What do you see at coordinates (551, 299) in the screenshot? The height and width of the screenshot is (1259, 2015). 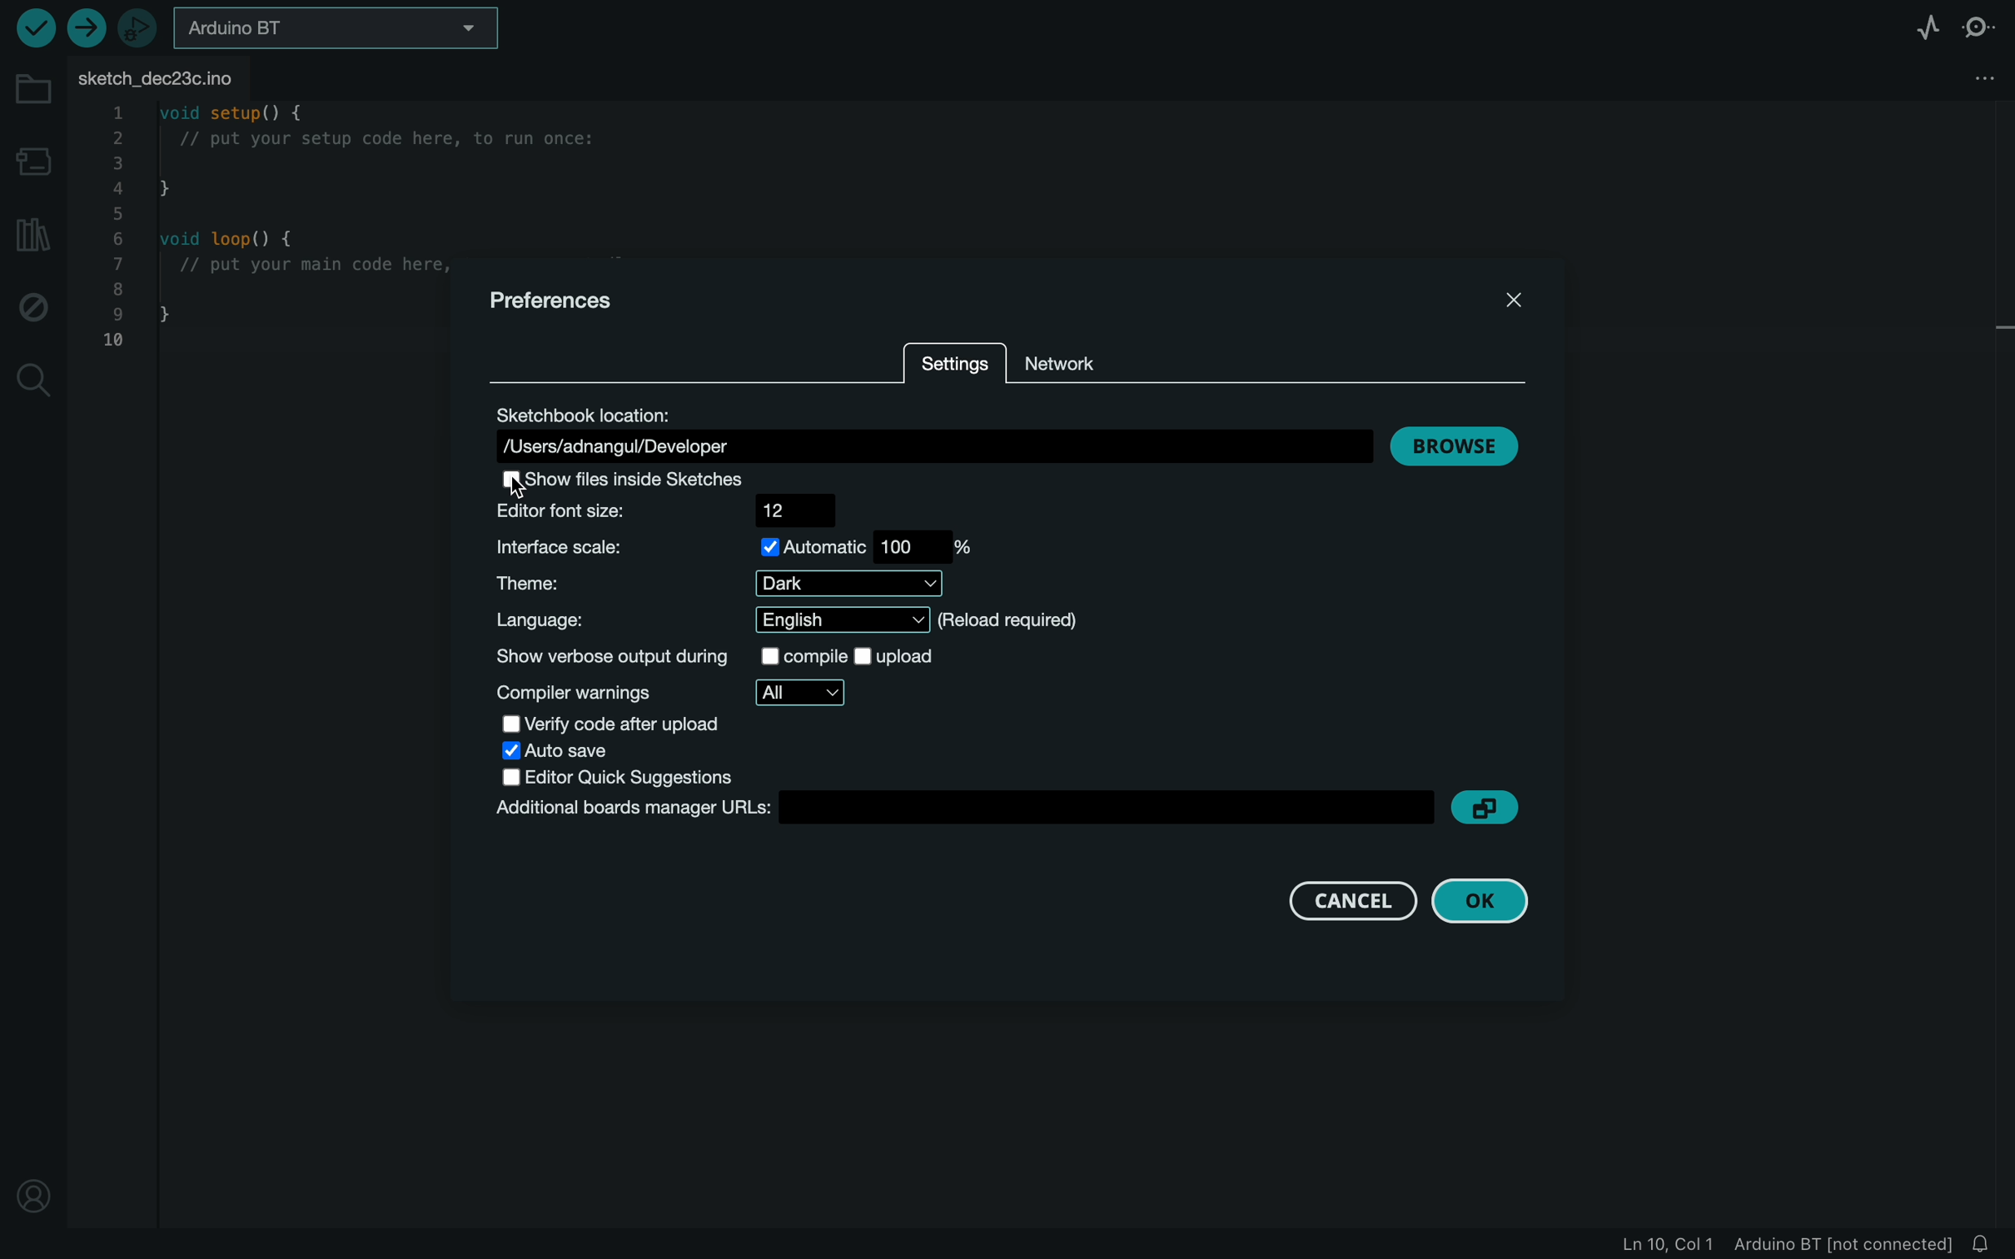 I see `prefernces` at bounding box center [551, 299].